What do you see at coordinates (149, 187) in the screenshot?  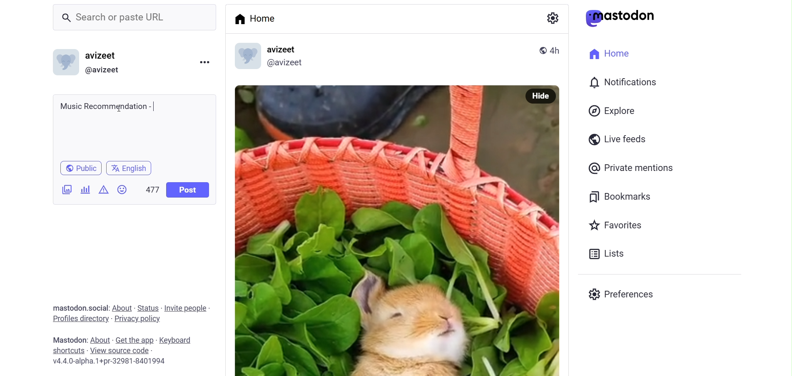 I see `477` at bounding box center [149, 187].